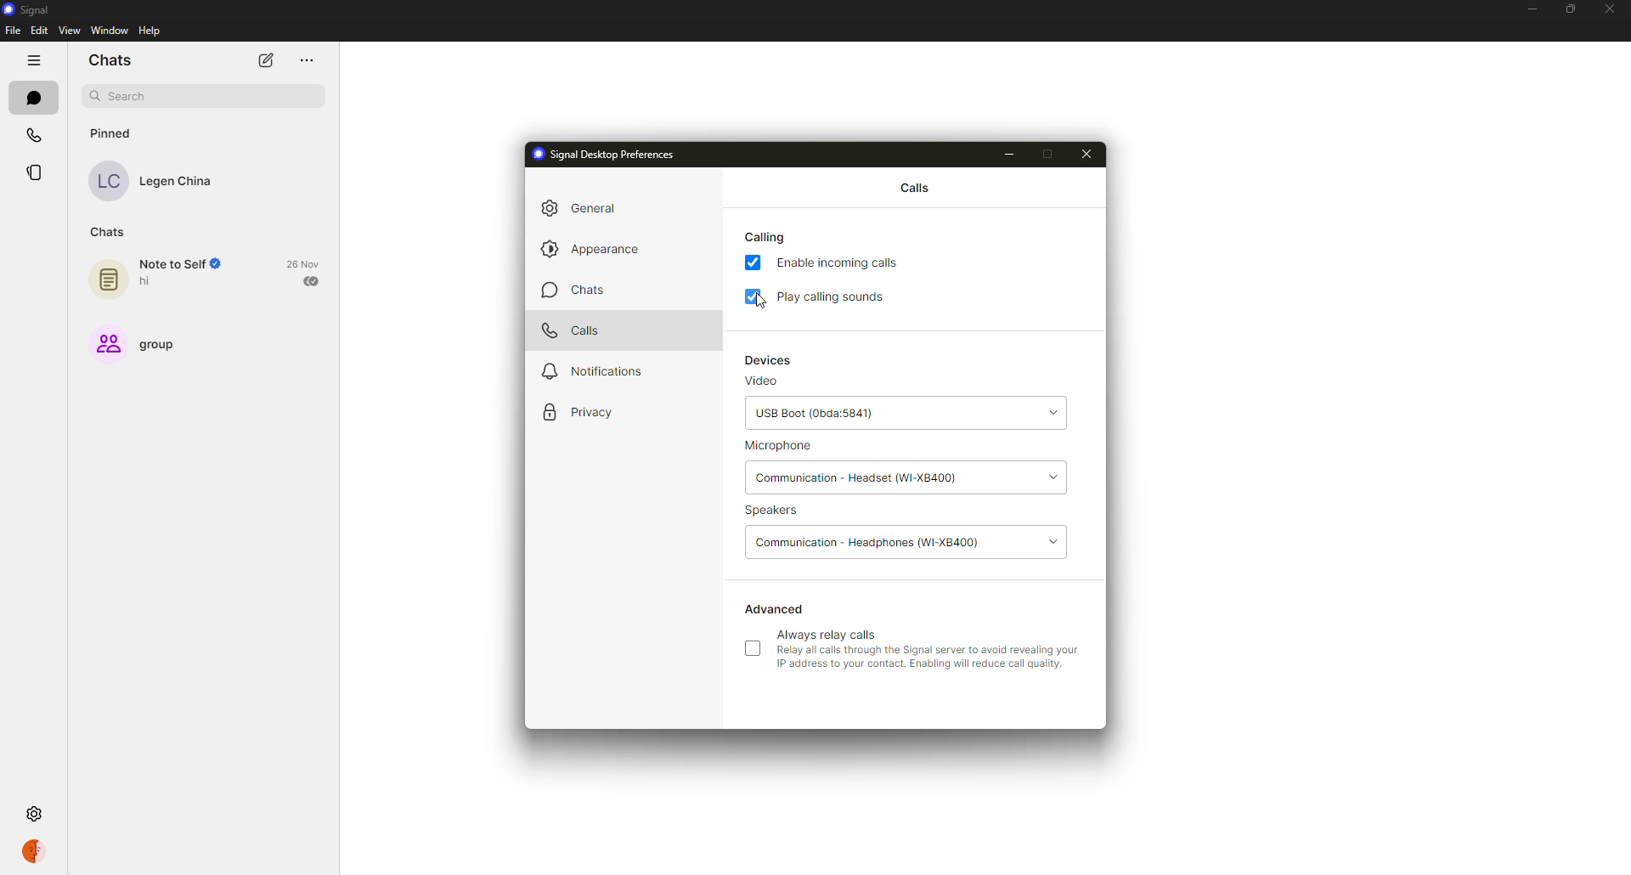 The image size is (1631, 875). Describe the element at coordinates (109, 233) in the screenshot. I see `chats` at that location.